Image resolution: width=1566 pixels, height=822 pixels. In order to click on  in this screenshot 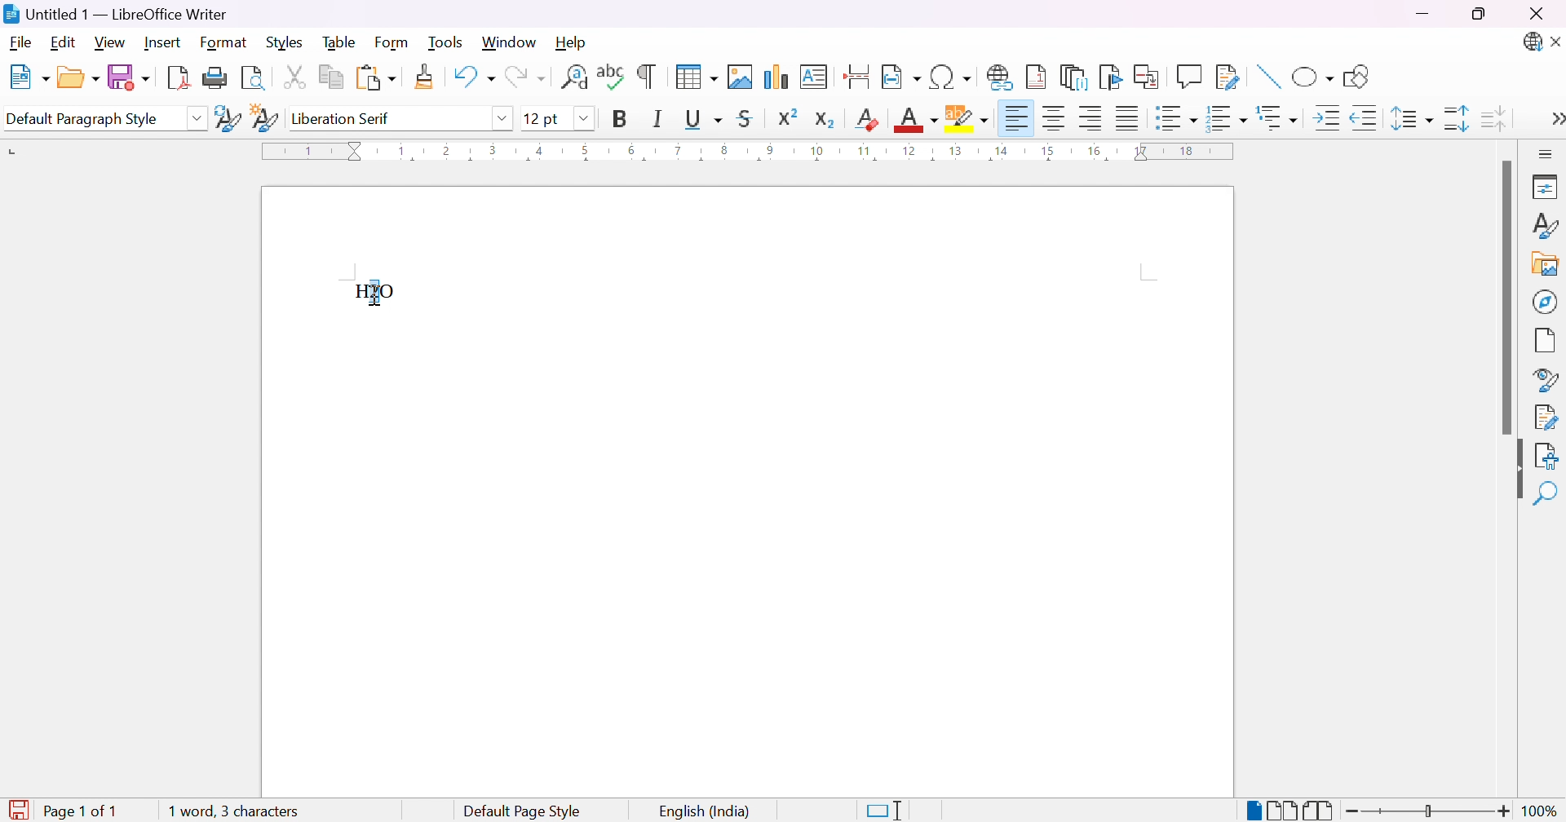, I will do `click(576, 78)`.